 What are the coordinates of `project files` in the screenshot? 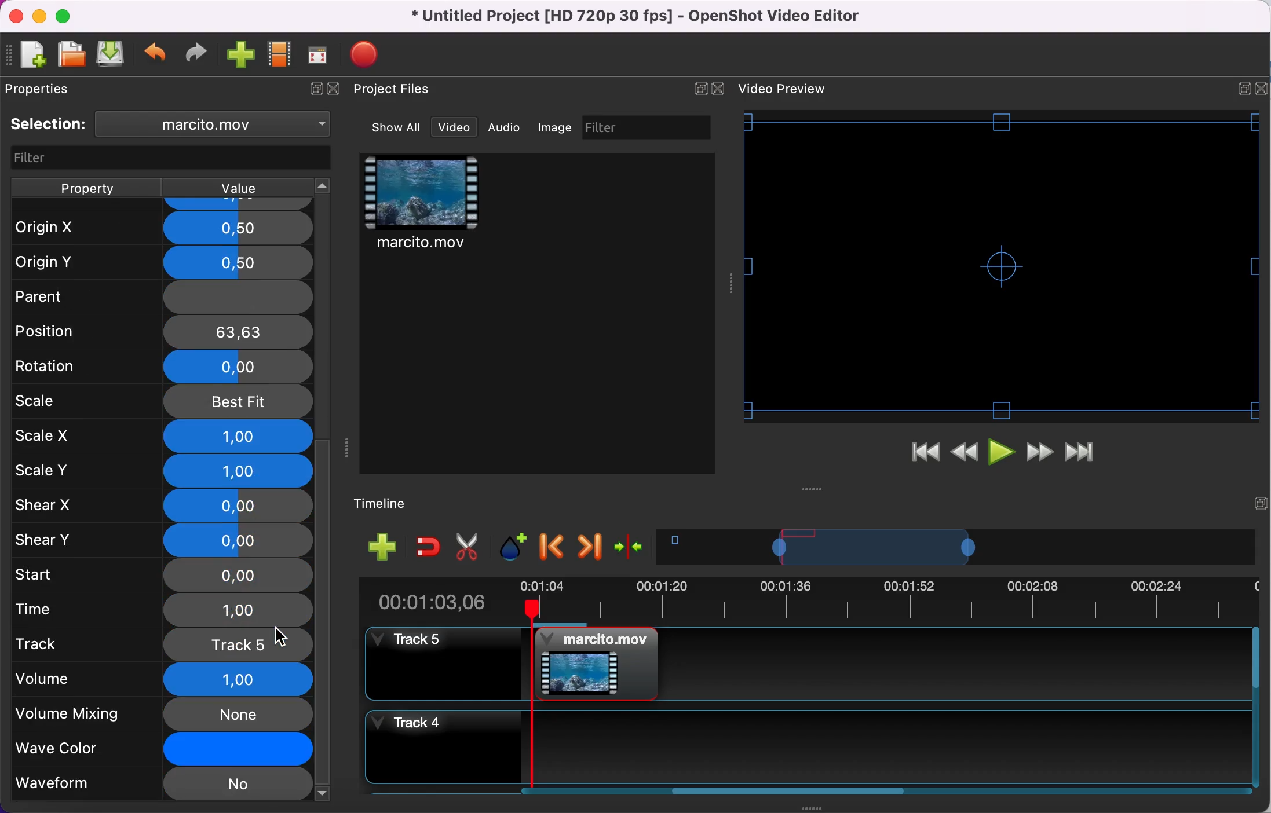 It's located at (394, 90).